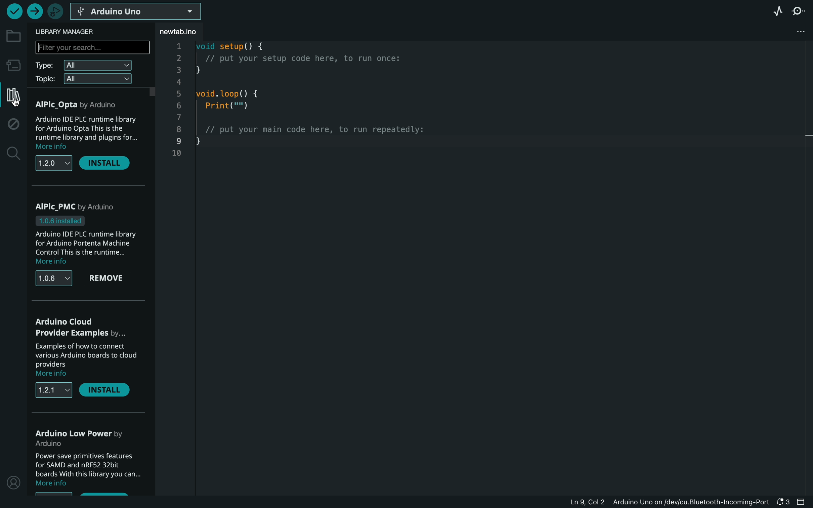  I want to click on file tab, so click(191, 32).